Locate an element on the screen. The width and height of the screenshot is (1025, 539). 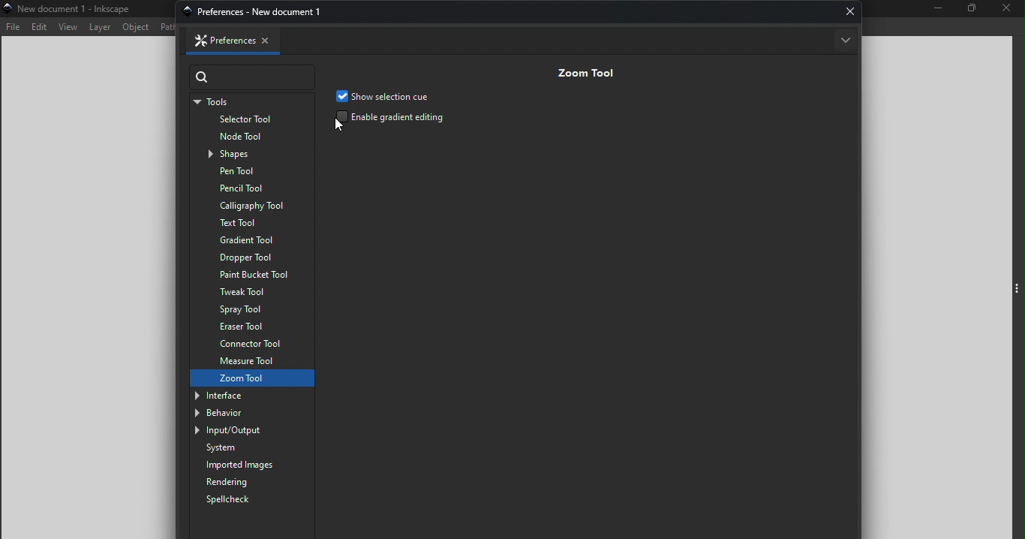
Interface is located at coordinates (230, 395).